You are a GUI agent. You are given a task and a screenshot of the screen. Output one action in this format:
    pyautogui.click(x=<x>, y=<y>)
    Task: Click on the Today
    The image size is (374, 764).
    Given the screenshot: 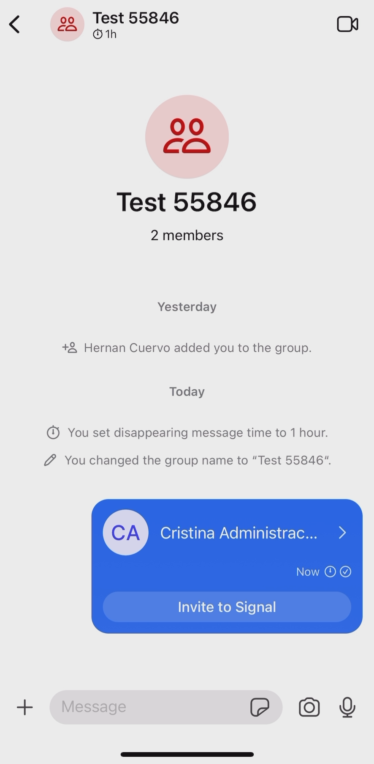 What is the action you would take?
    pyautogui.click(x=187, y=388)
    